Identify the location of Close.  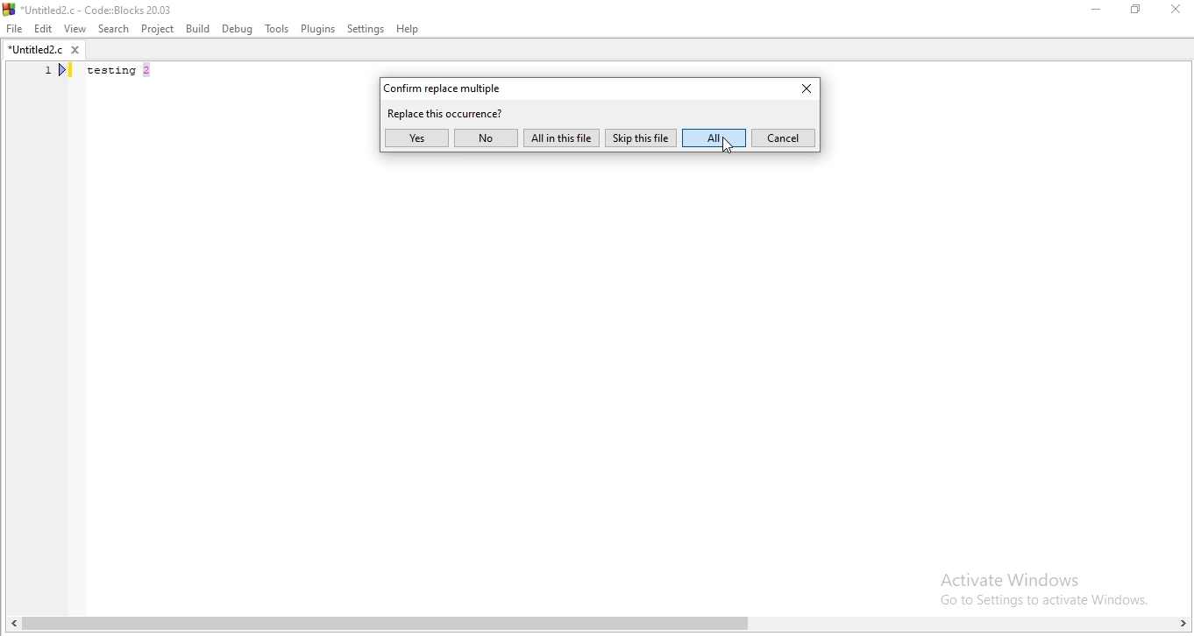
(1177, 11).